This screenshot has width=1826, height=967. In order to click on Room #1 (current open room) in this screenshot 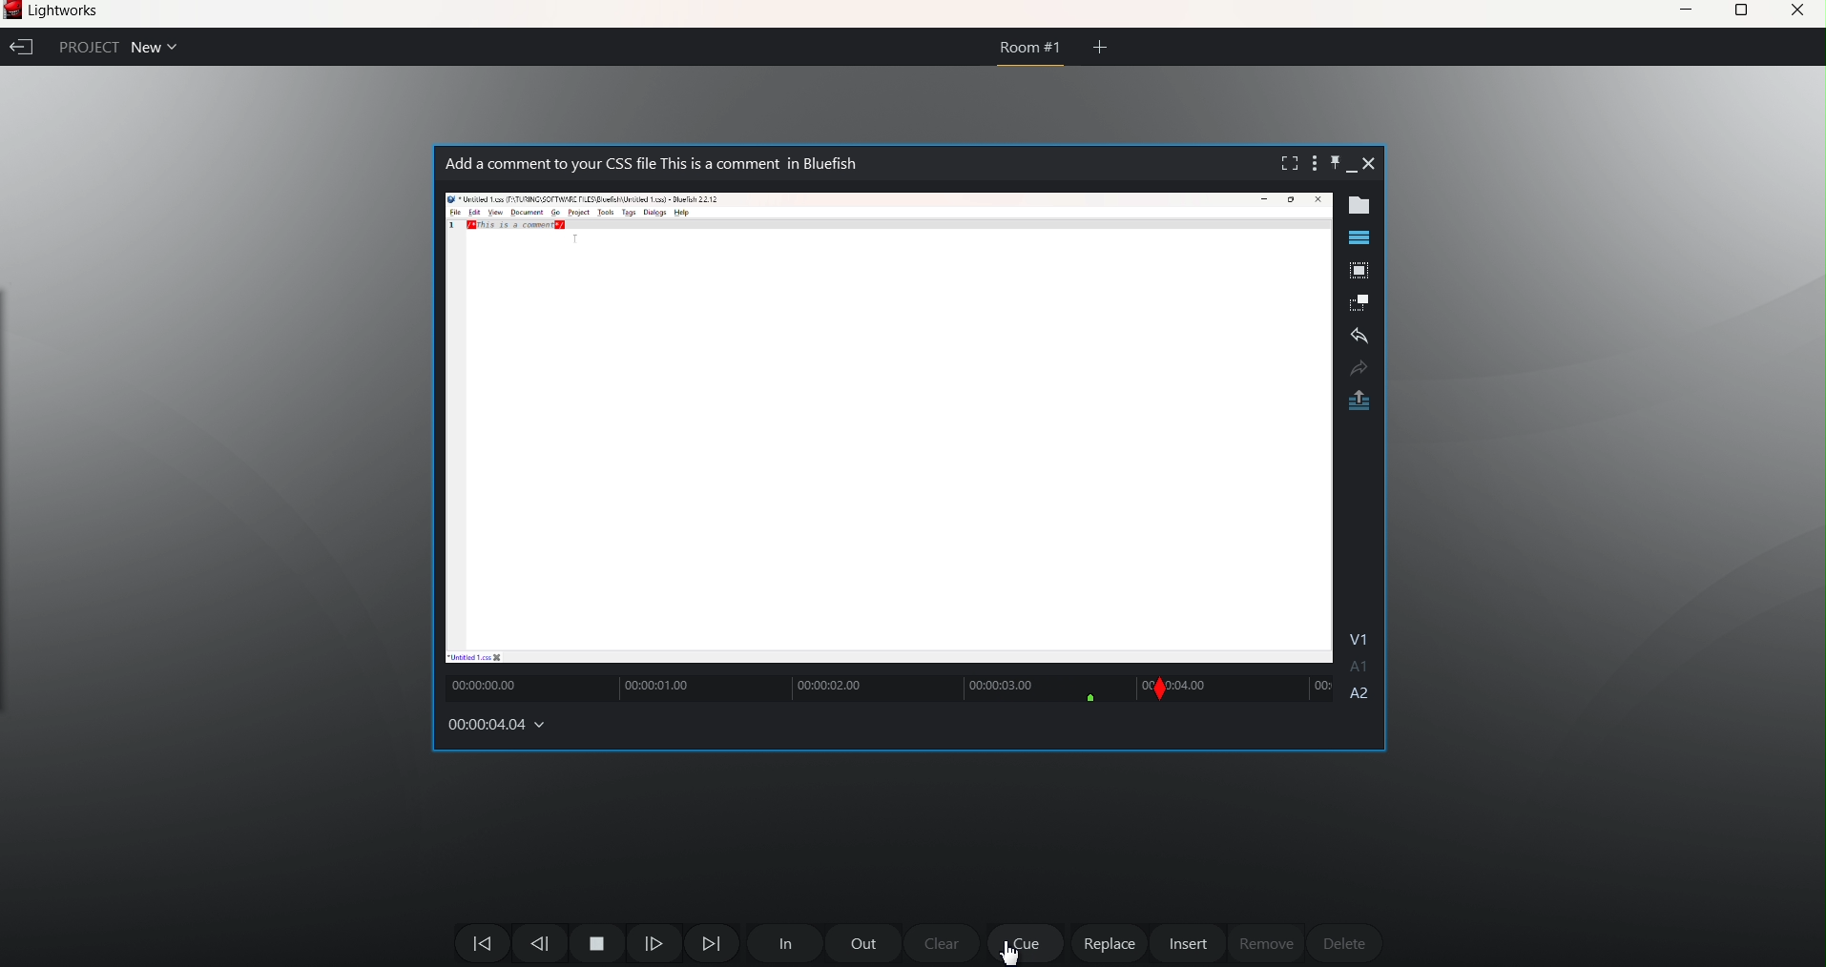, I will do `click(1031, 53)`.